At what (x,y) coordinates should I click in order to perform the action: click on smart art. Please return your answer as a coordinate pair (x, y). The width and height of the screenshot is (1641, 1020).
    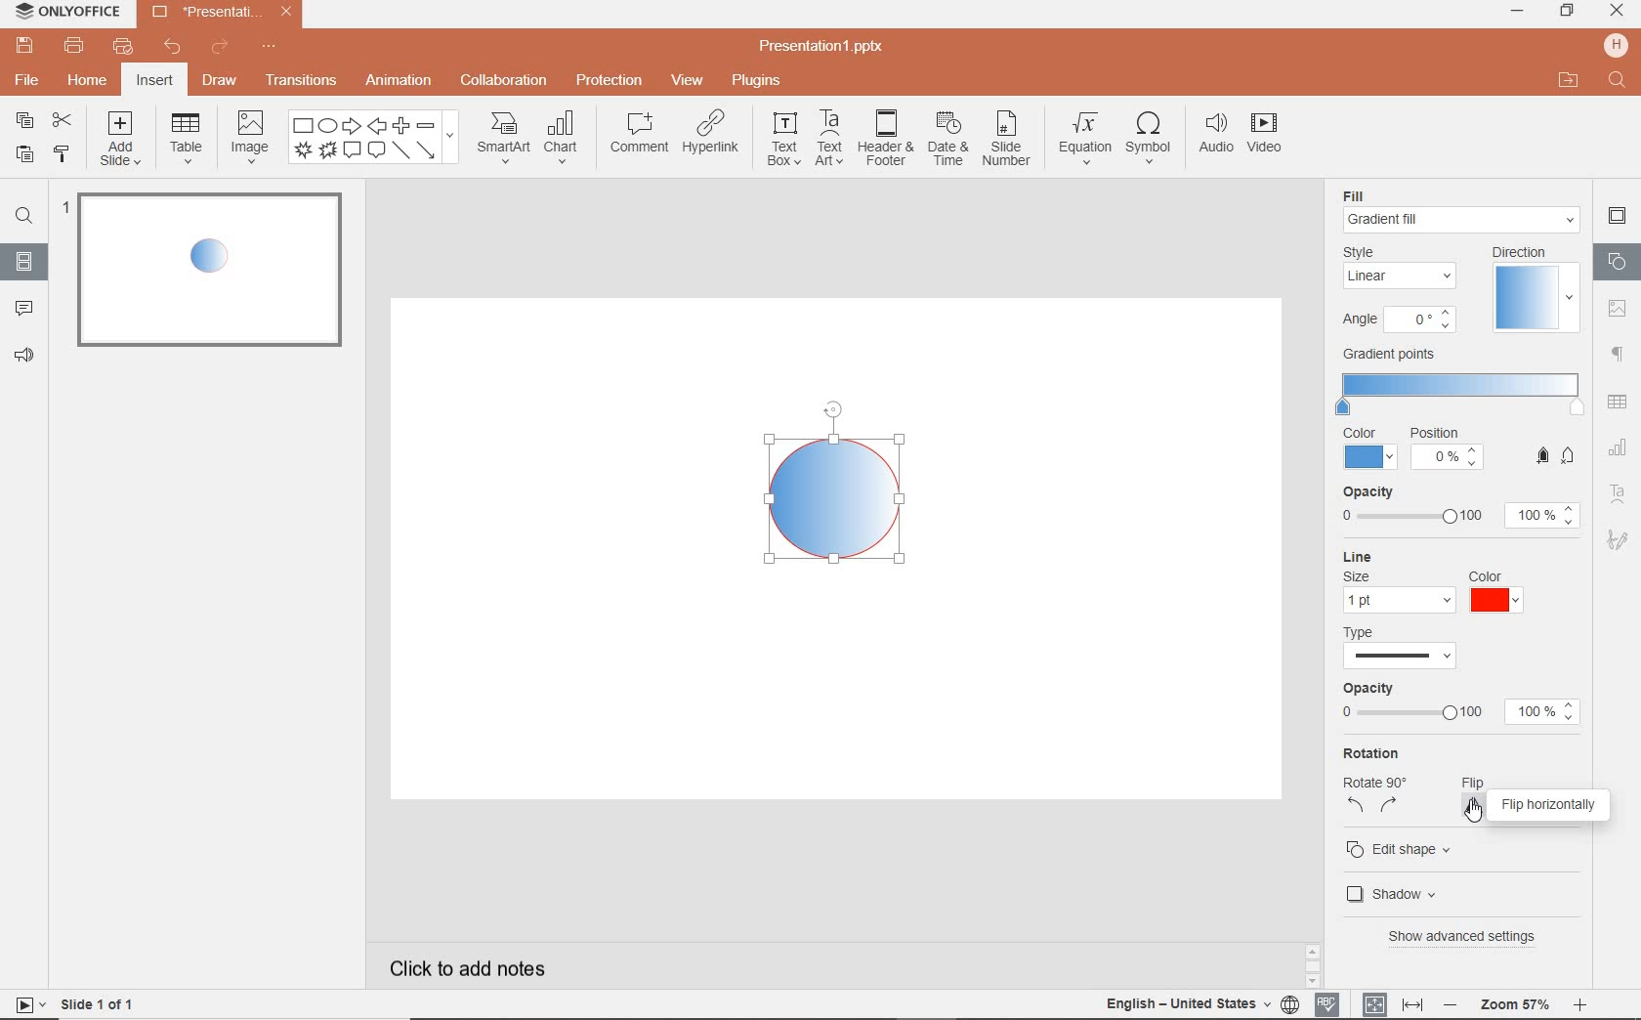
    Looking at the image, I should click on (503, 139).